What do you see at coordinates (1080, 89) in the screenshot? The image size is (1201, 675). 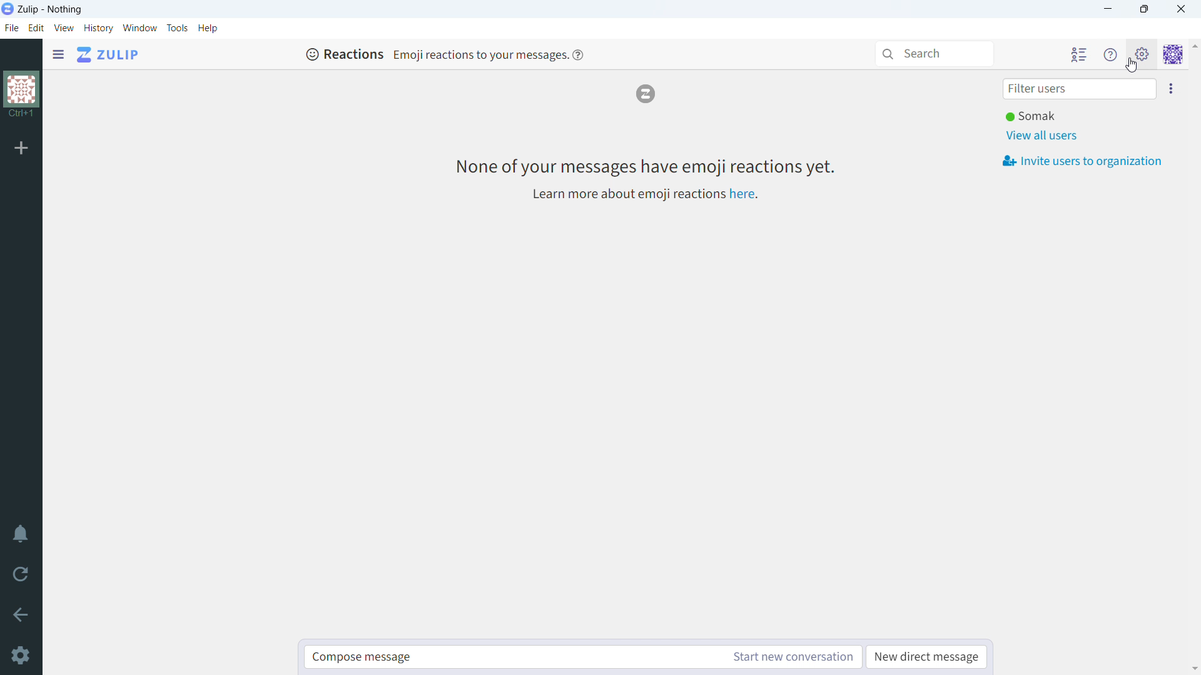 I see `filter users` at bounding box center [1080, 89].